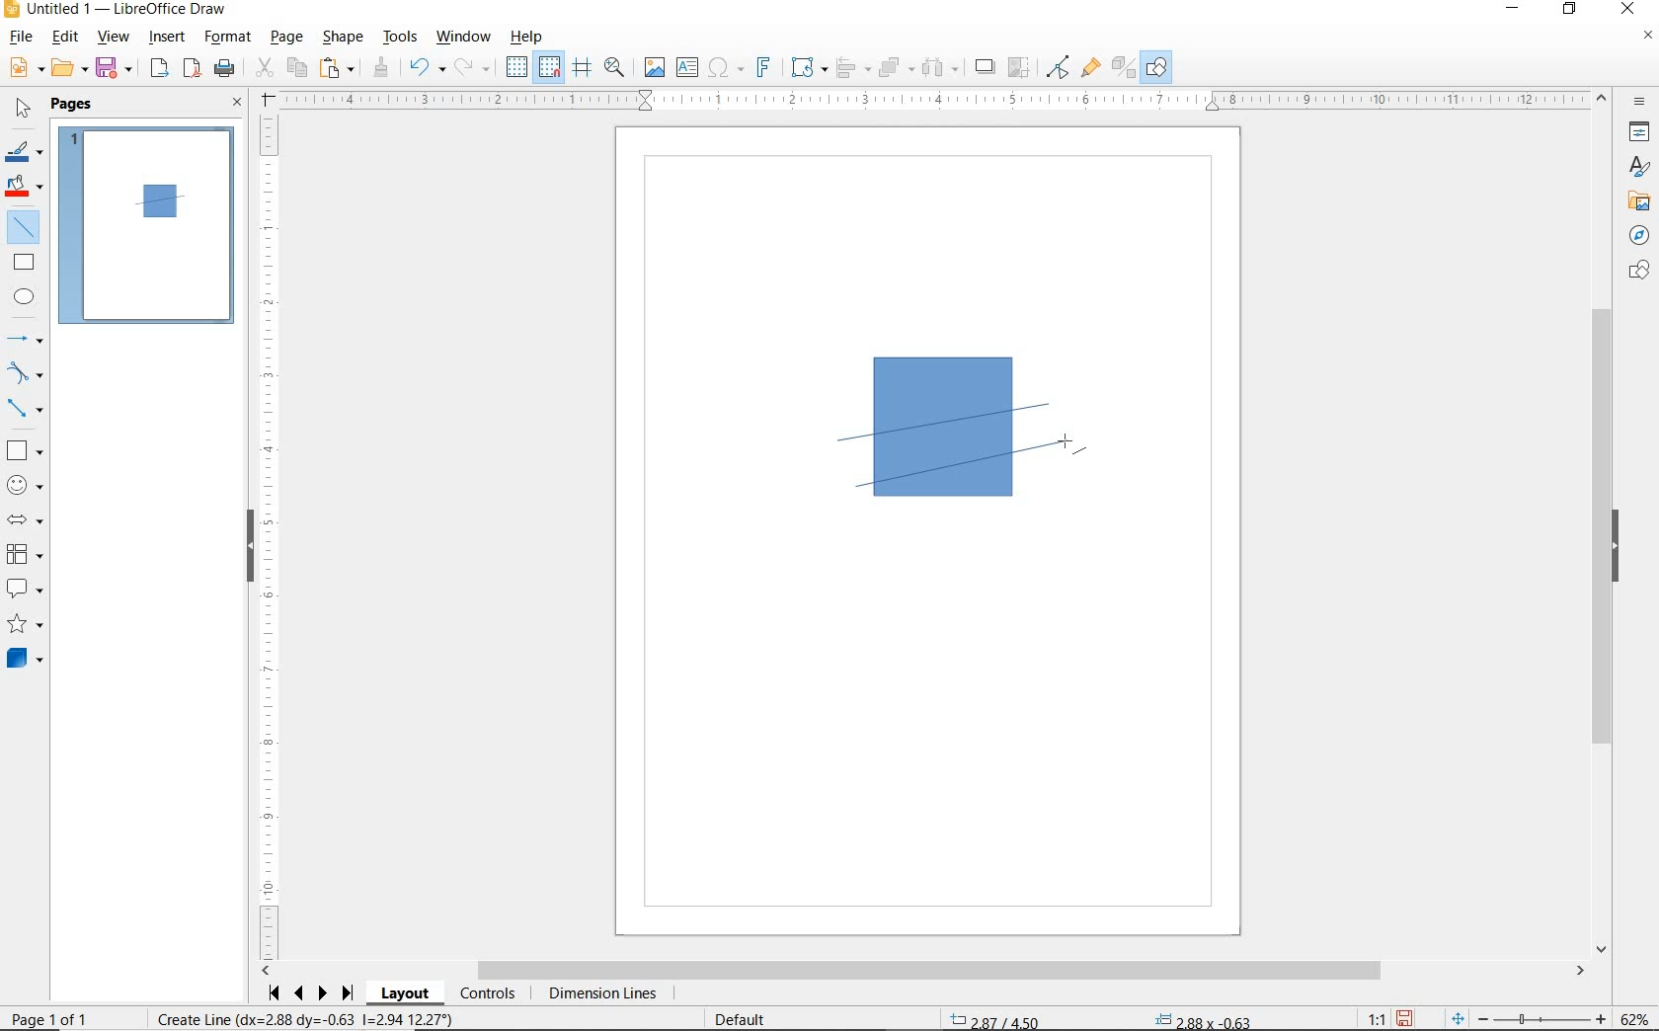 This screenshot has width=1659, height=1031. I want to click on CONNECTORS, so click(25, 410).